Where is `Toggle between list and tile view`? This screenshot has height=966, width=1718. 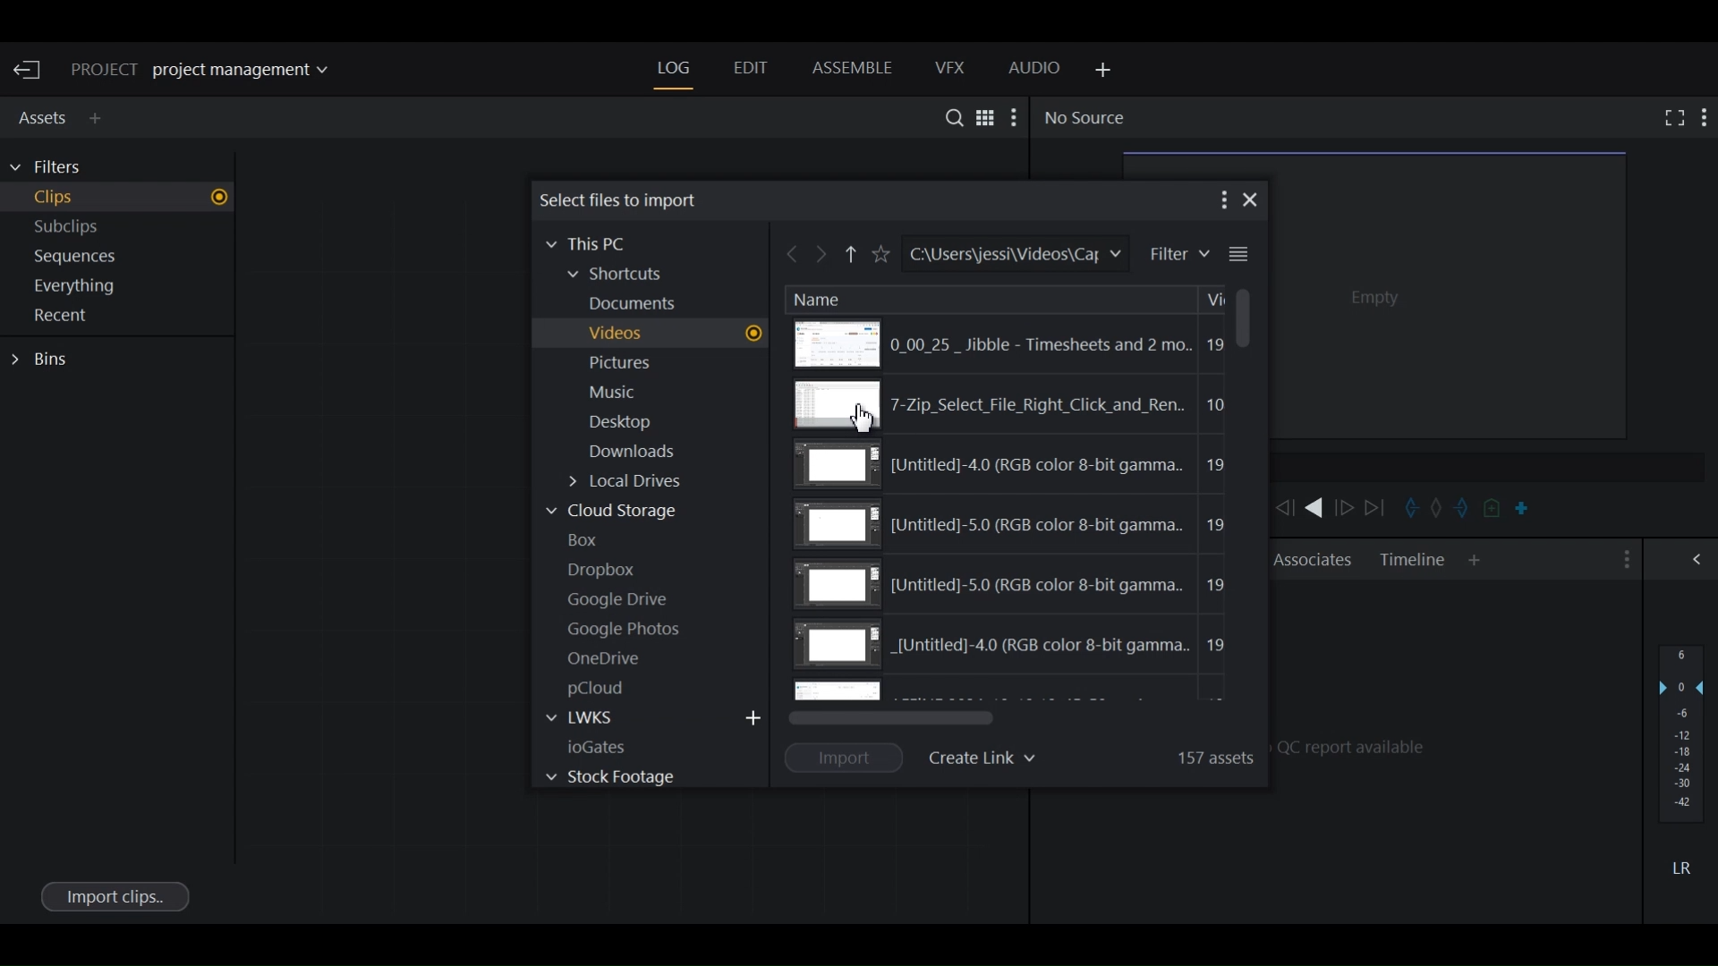 Toggle between list and tile view is located at coordinates (1238, 255).